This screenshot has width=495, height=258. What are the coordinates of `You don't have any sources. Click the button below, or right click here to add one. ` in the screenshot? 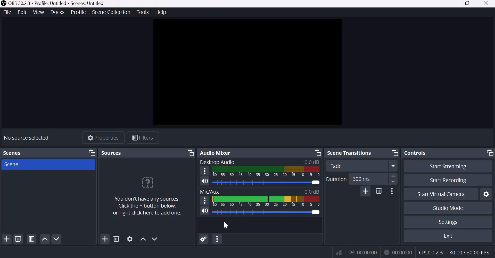 It's located at (147, 196).